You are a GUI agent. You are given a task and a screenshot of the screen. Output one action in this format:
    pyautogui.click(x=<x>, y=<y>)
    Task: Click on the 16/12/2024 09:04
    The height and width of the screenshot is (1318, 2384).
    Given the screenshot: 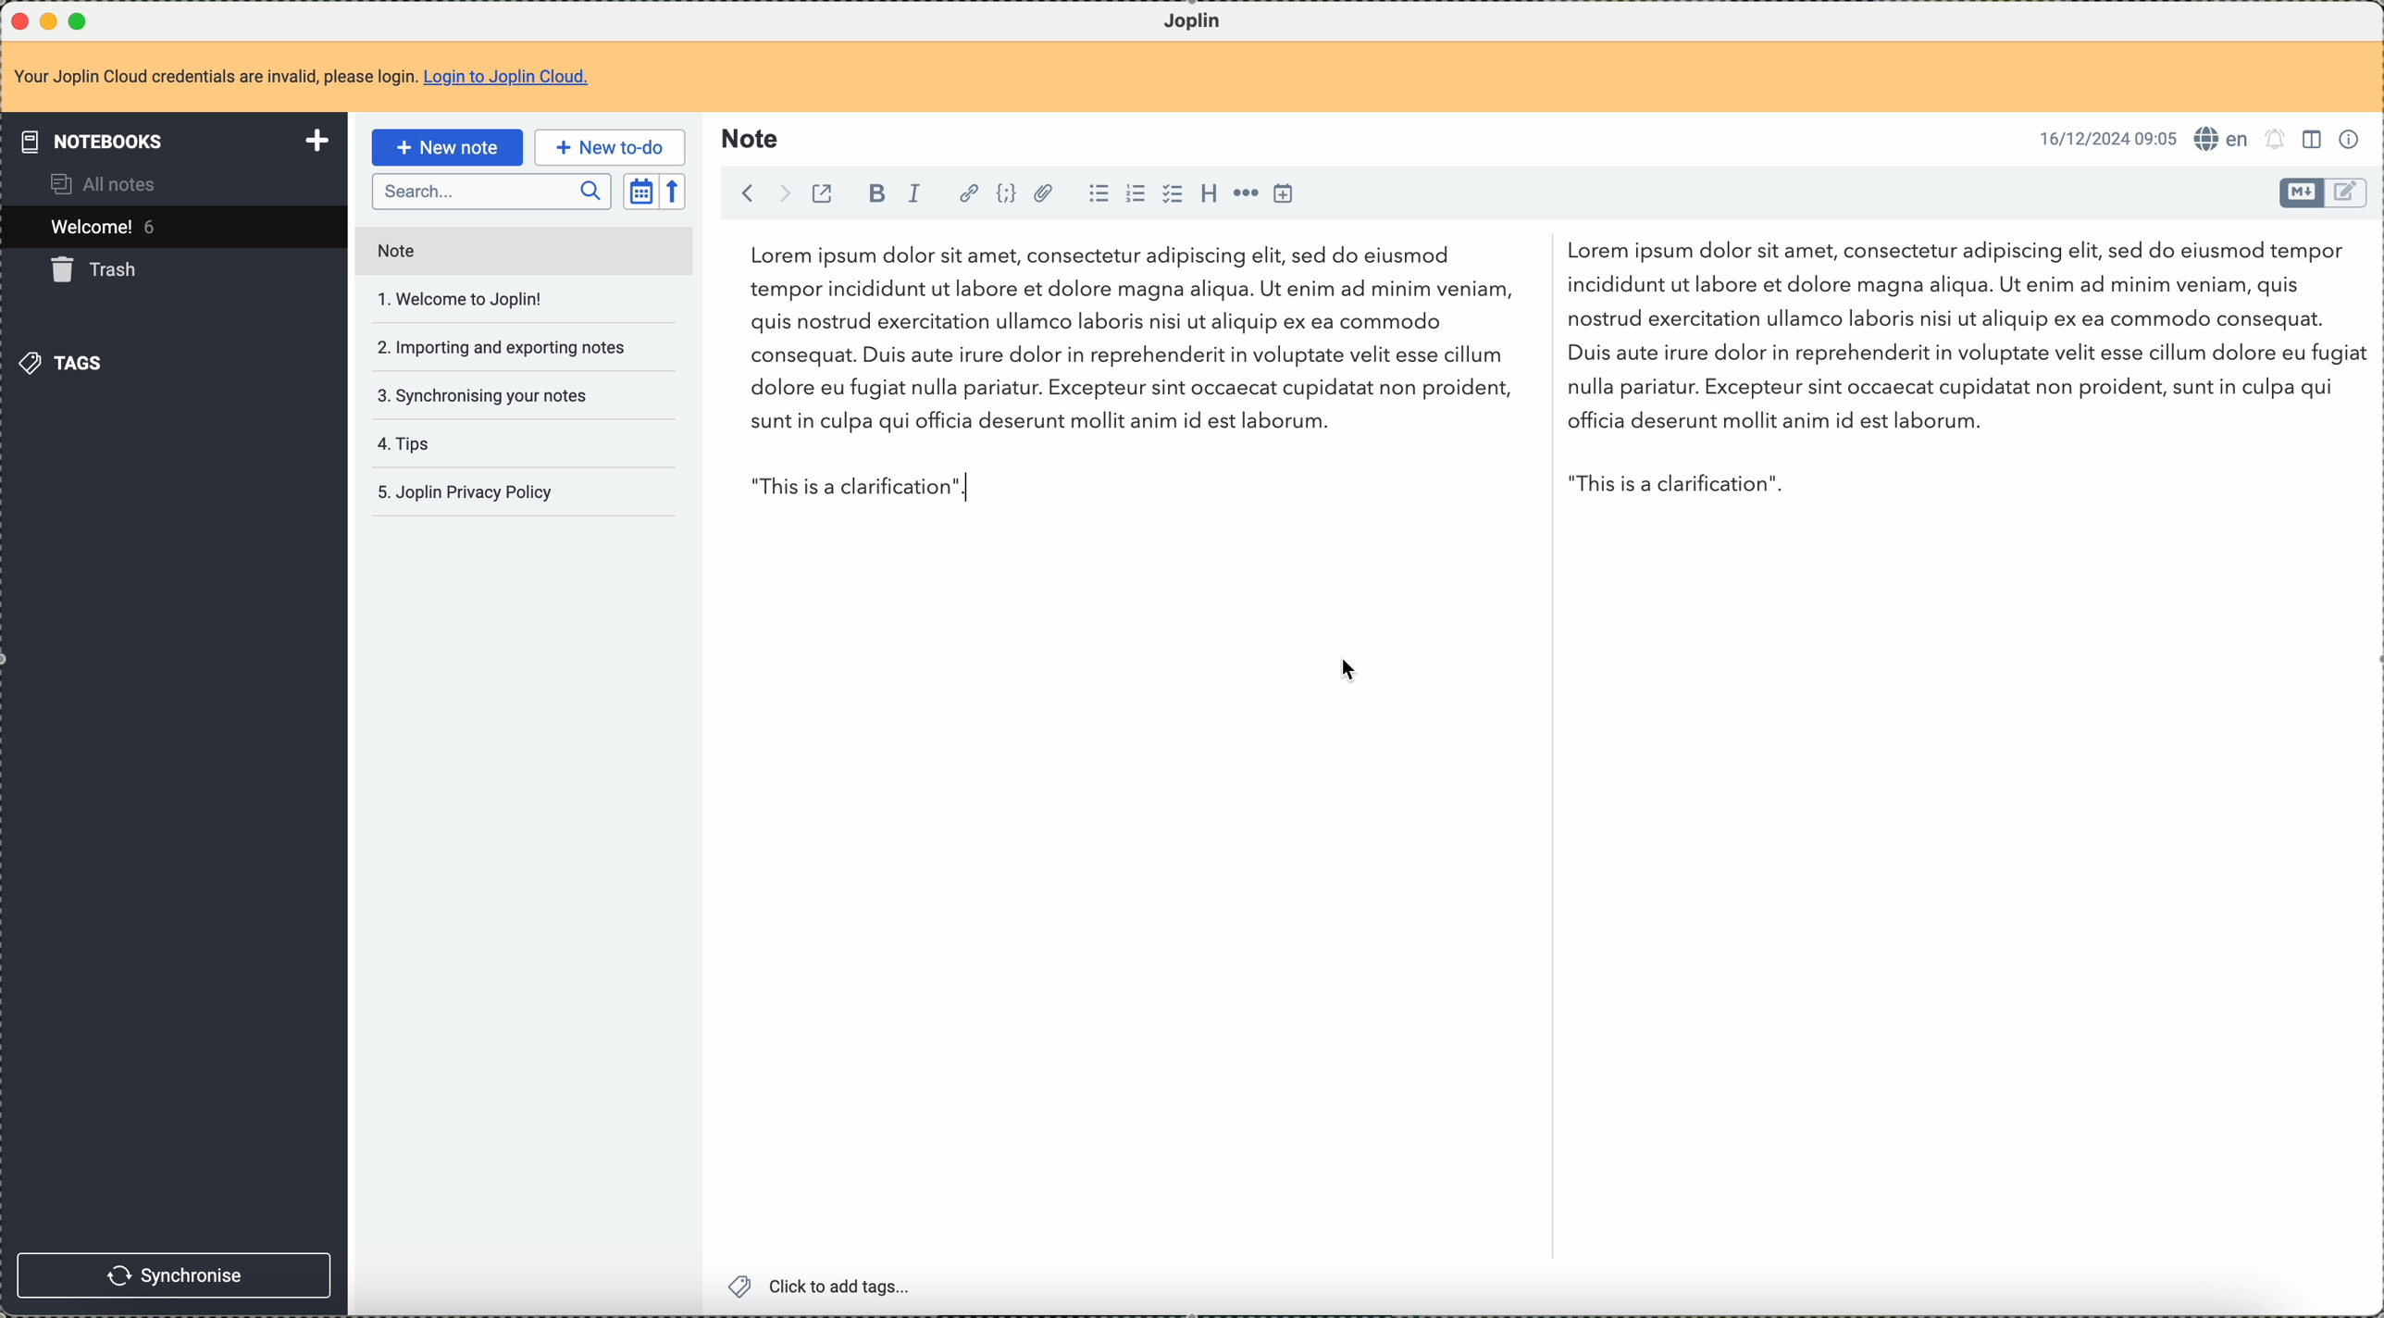 What is the action you would take?
    pyautogui.click(x=2106, y=137)
    